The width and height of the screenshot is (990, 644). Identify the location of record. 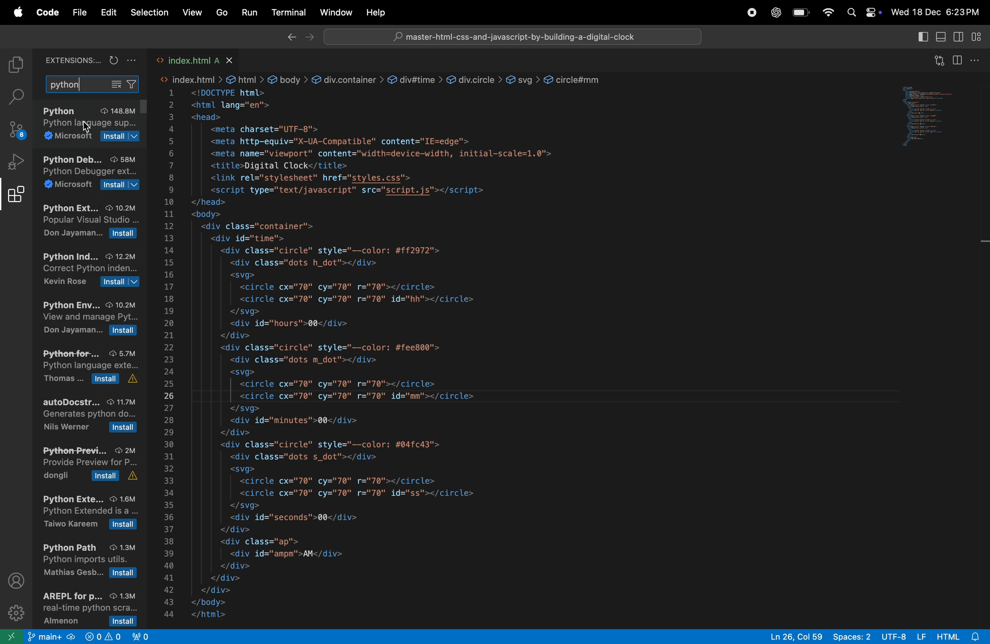
(751, 13).